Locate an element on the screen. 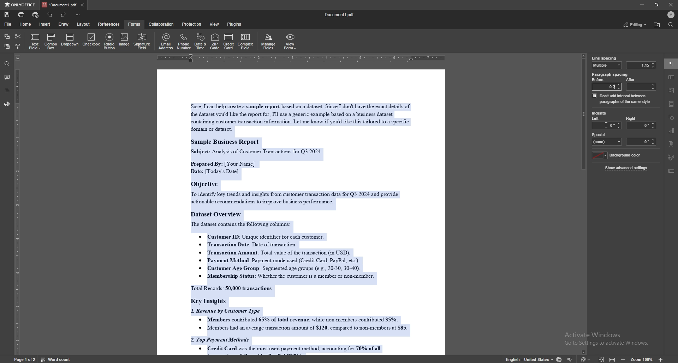  header and footer is located at coordinates (672, 104).